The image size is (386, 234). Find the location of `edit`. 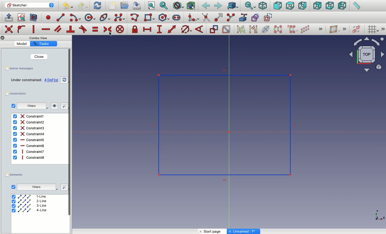

edit is located at coordinates (62, 106).